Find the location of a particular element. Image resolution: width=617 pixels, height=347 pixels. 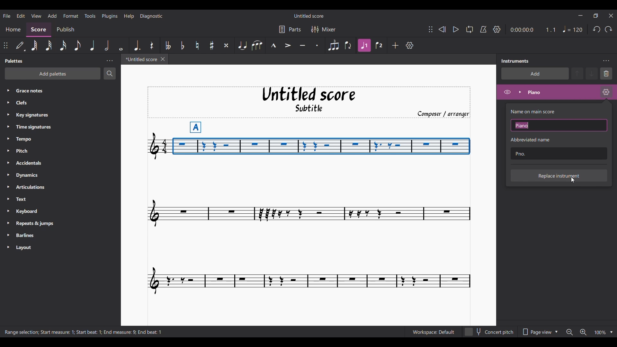

Palette title is located at coordinates (14, 61).